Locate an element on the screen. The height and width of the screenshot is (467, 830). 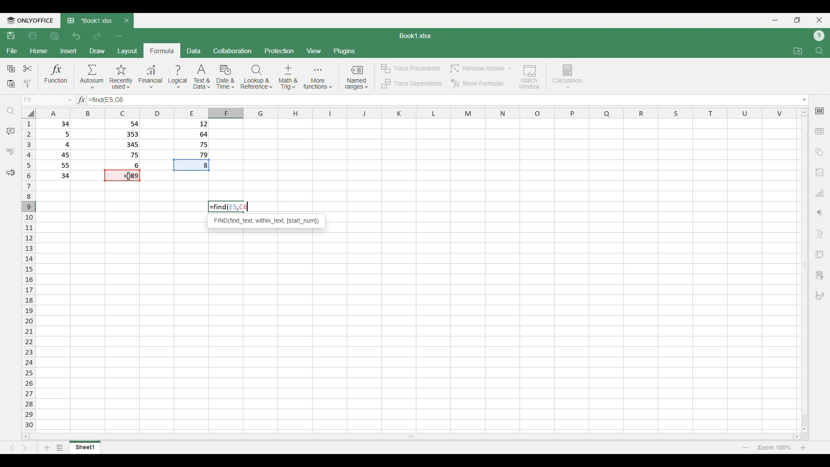
Named ranges is located at coordinates (356, 77).